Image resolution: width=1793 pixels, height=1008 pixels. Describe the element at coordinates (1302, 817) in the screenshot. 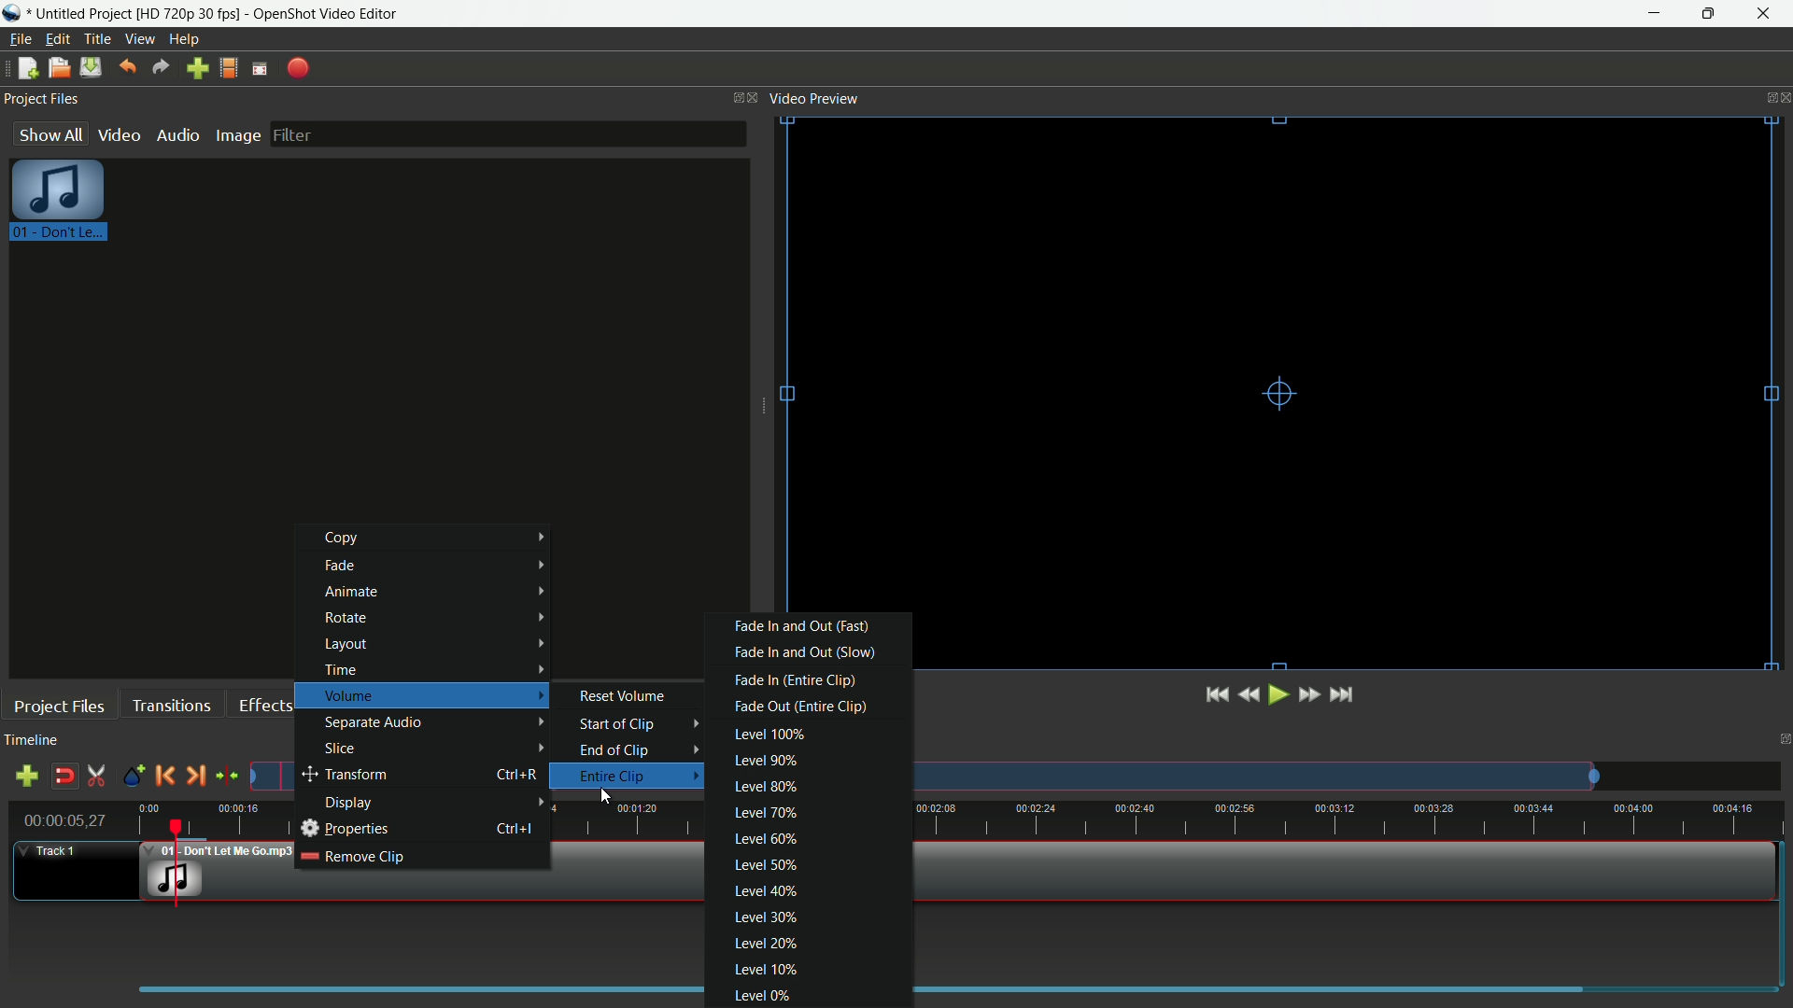

I see `time` at that location.